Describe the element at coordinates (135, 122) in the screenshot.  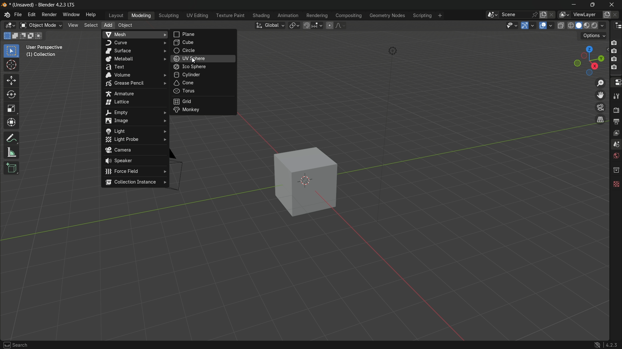
I see `image` at that location.